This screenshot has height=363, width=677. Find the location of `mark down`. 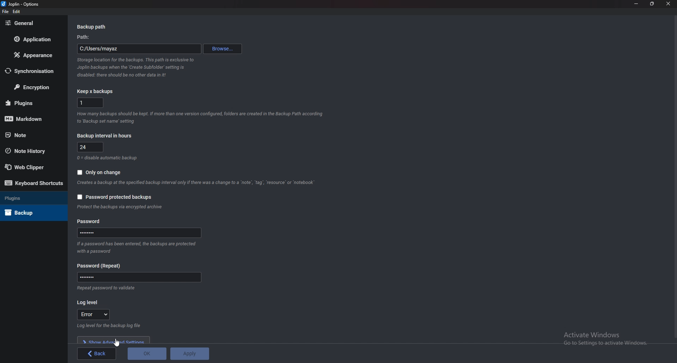

mark down is located at coordinates (29, 119).